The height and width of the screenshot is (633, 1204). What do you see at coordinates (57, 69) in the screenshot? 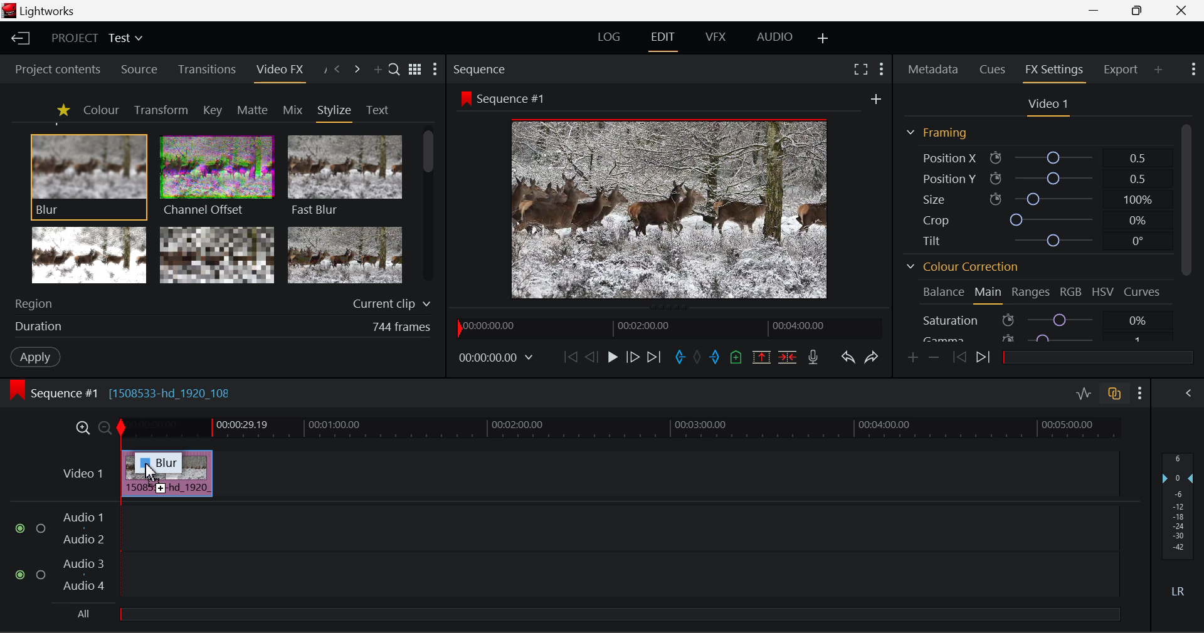
I see `Project contents` at bounding box center [57, 69].